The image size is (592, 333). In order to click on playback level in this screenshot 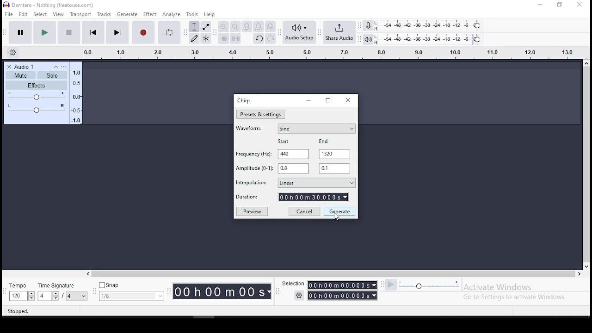, I will do `click(429, 39)`.